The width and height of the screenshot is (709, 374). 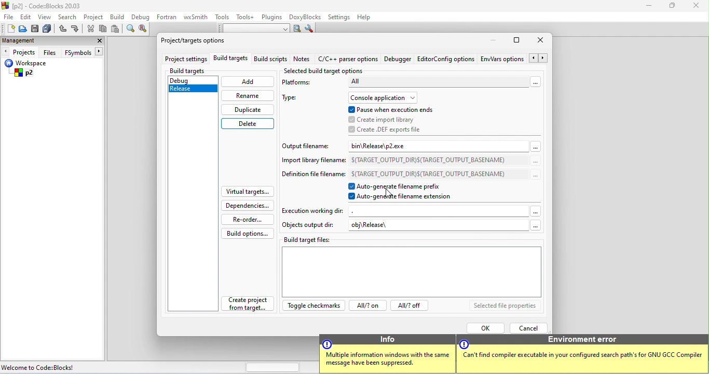 I want to click on pause when execution ends, so click(x=396, y=109).